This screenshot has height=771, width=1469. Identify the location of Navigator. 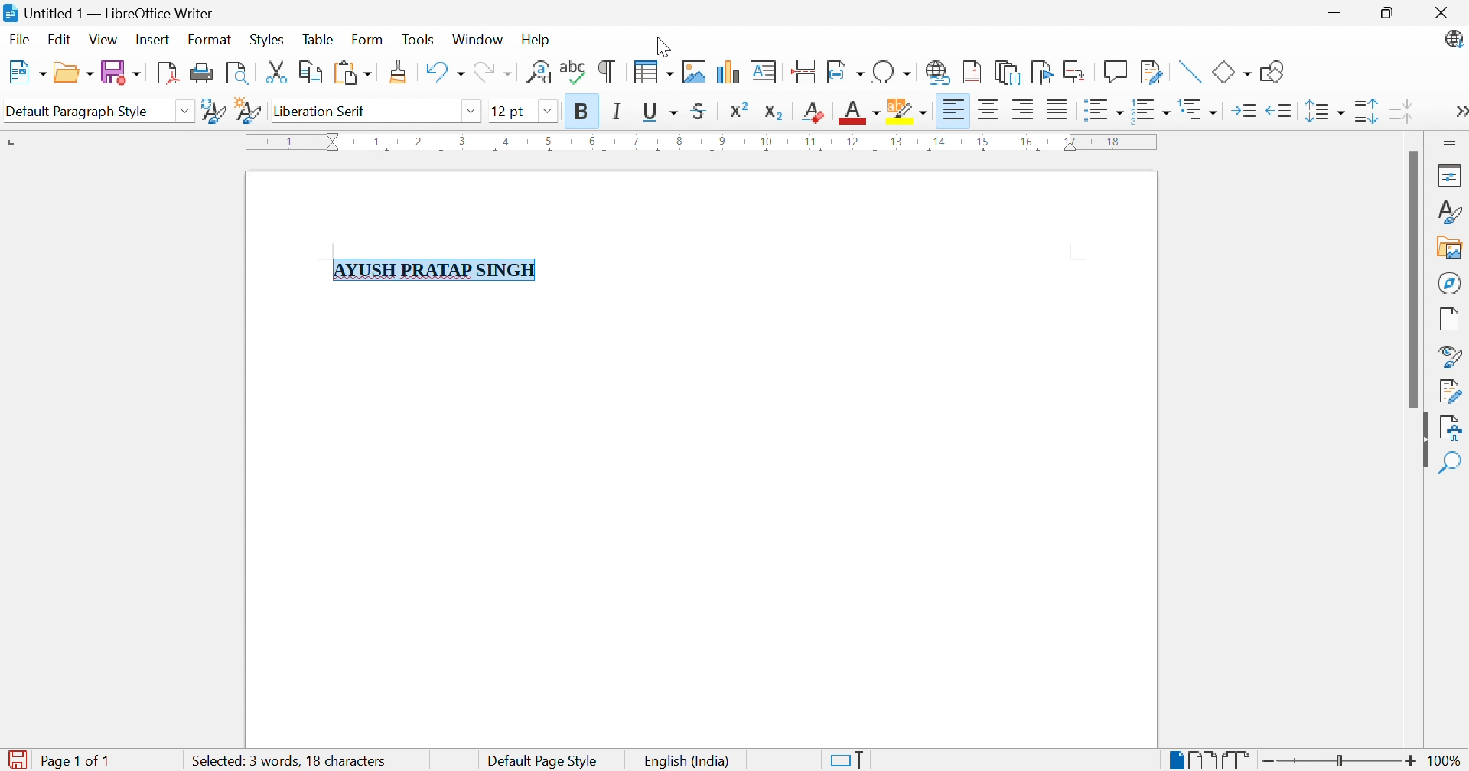
(1448, 283).